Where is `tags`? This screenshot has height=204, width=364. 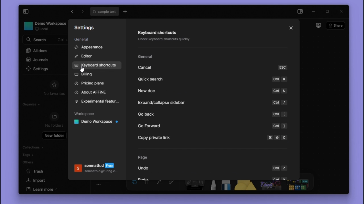 tags is located at coordinates (32, 154).